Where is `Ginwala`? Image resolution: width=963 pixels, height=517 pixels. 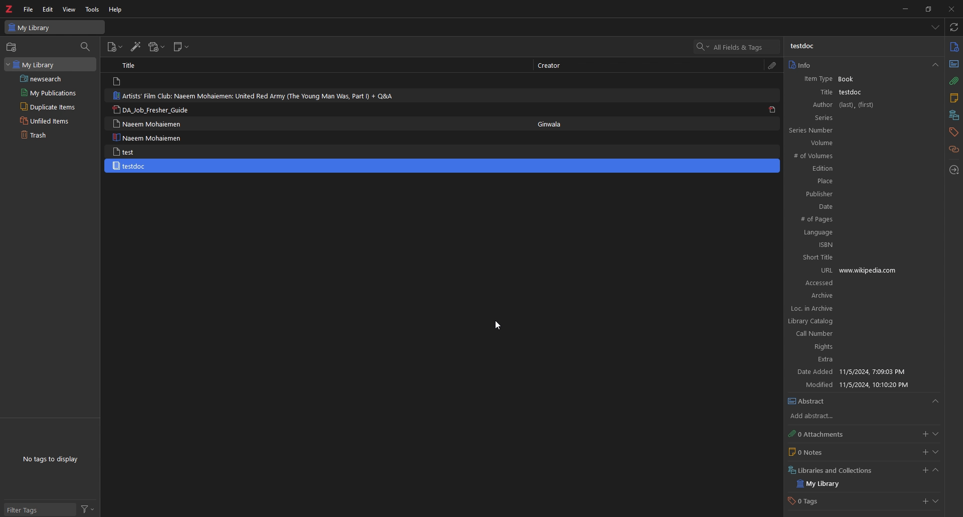 Ginwala is located at coordinates (555, 124).